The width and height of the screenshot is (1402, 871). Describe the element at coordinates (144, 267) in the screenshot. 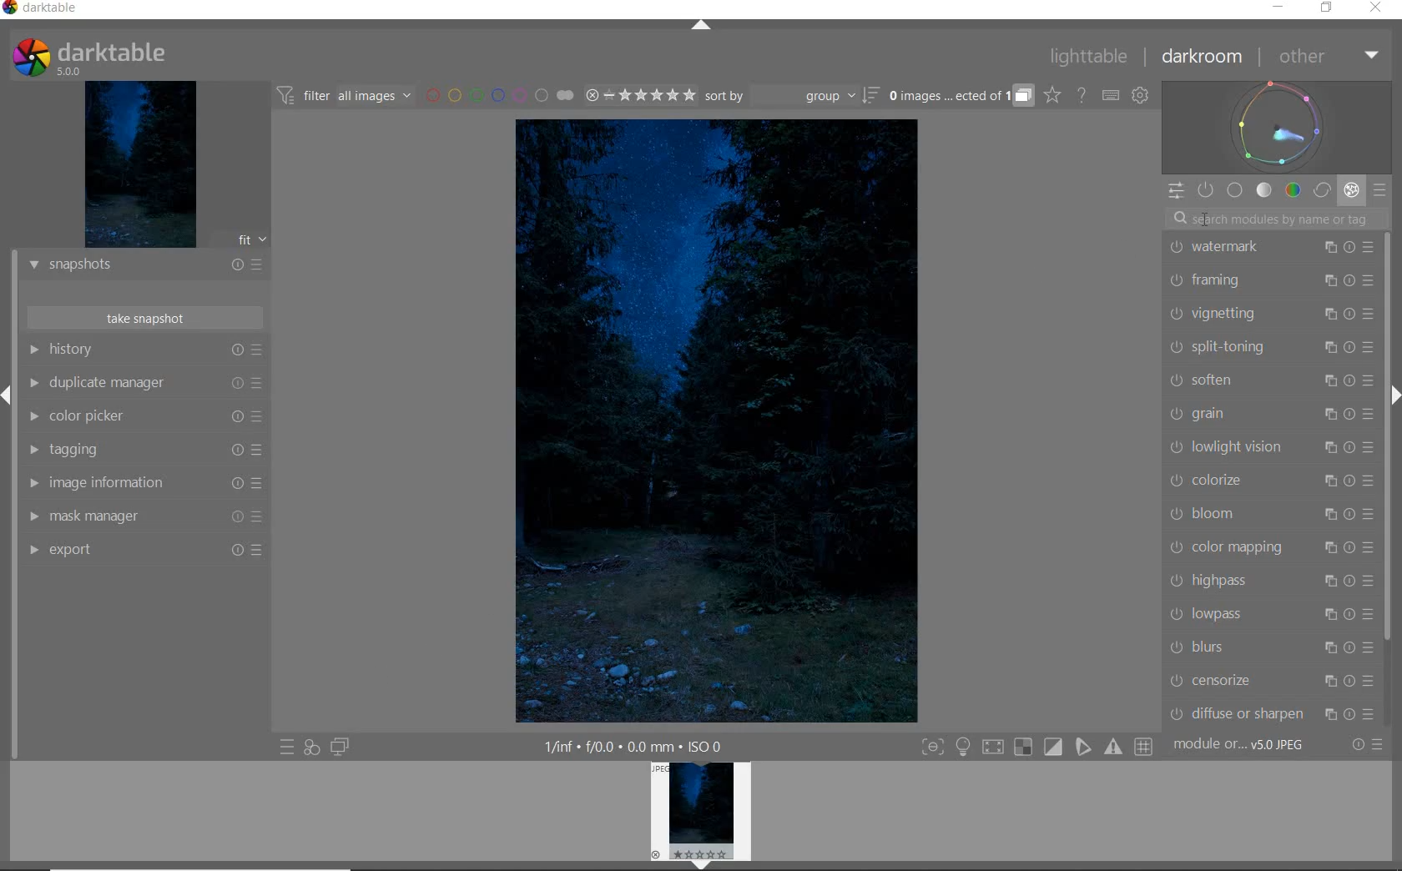

I see `SNAPSHOTS` at that location.